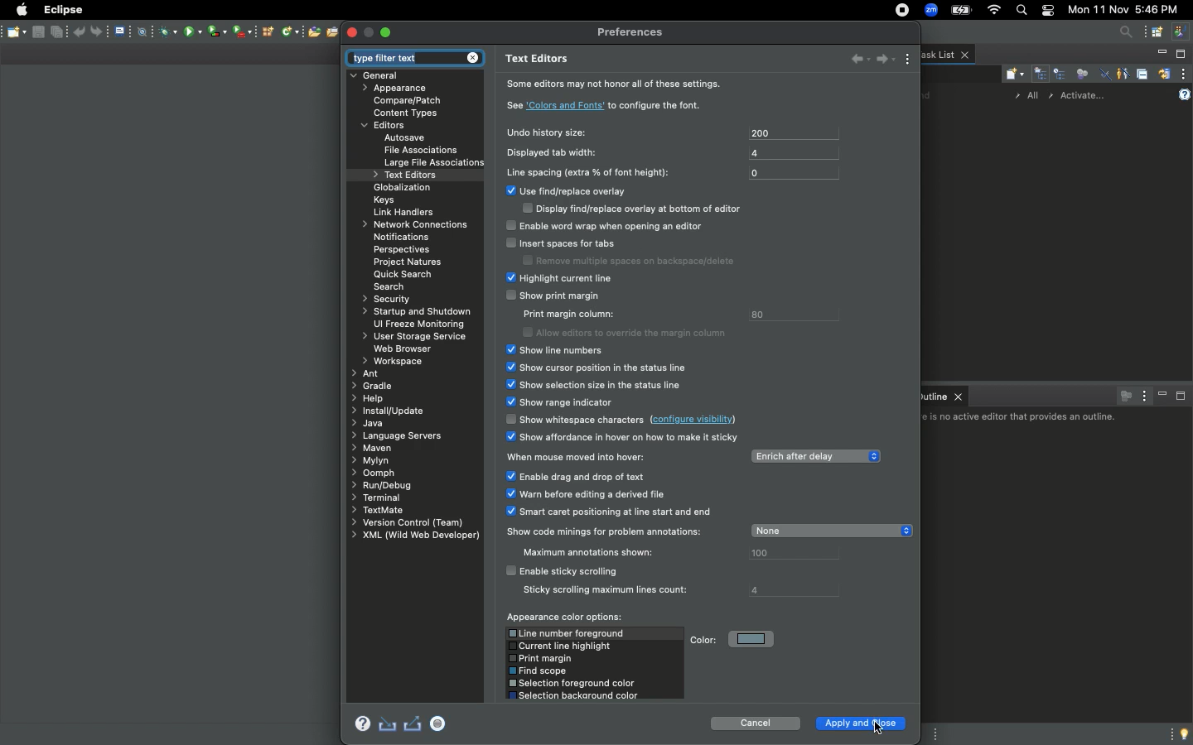 The height and width of the screenshot is (745, 1193). I want to click on Show print margin, so click(616, 315).